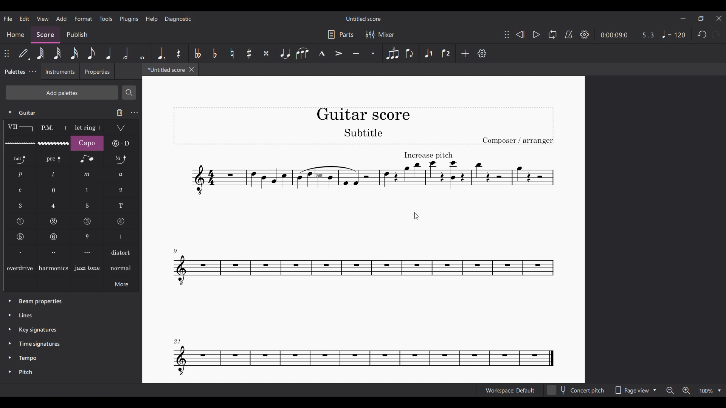 The width and height of the screenshot is (726, 408). I want to click on LH guitar fingering 2, so click(121, 190).